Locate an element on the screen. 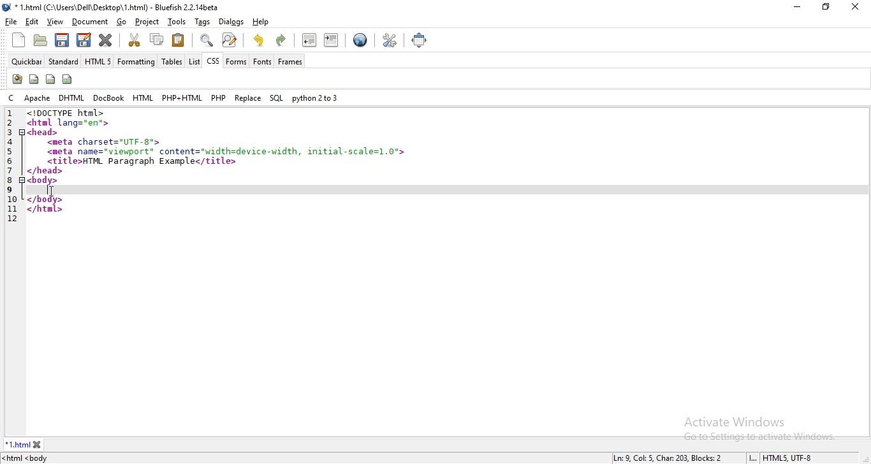 This screenshot has height=464, width=871. Go to settings to activate windows. is located at coordinates (761, 437).